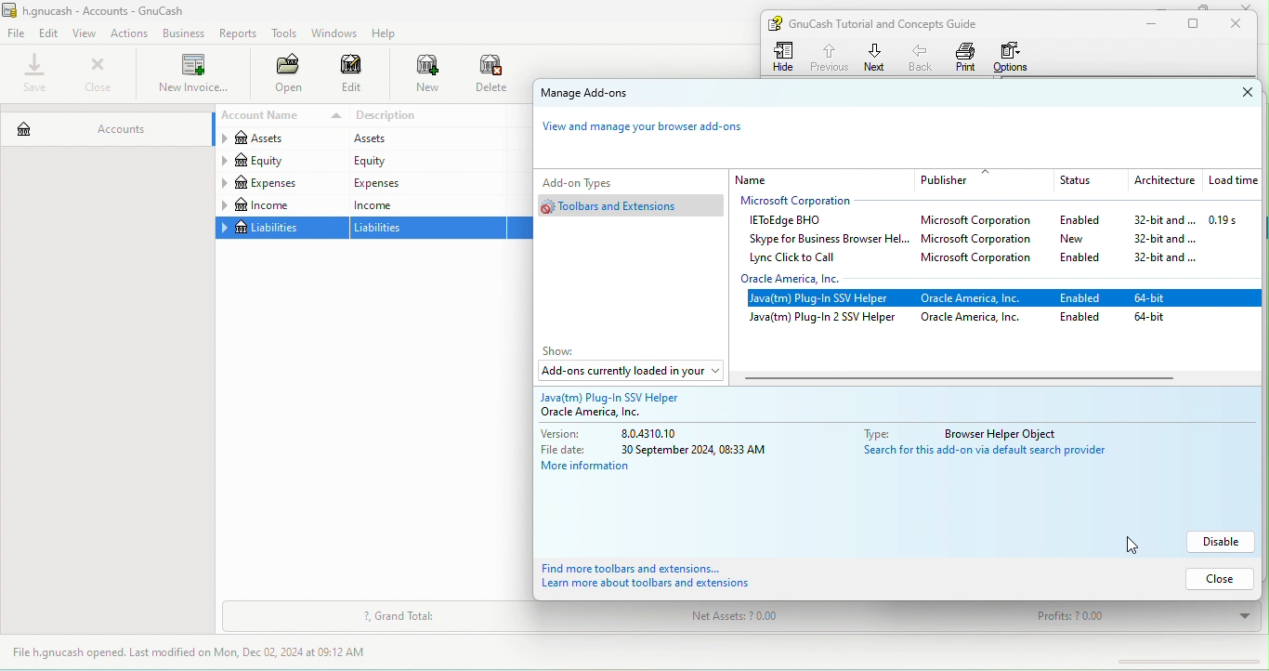  What do you see at coordinates (425, 182) in the screenshot?
I see `expeness` at bounding box center [425, 182].